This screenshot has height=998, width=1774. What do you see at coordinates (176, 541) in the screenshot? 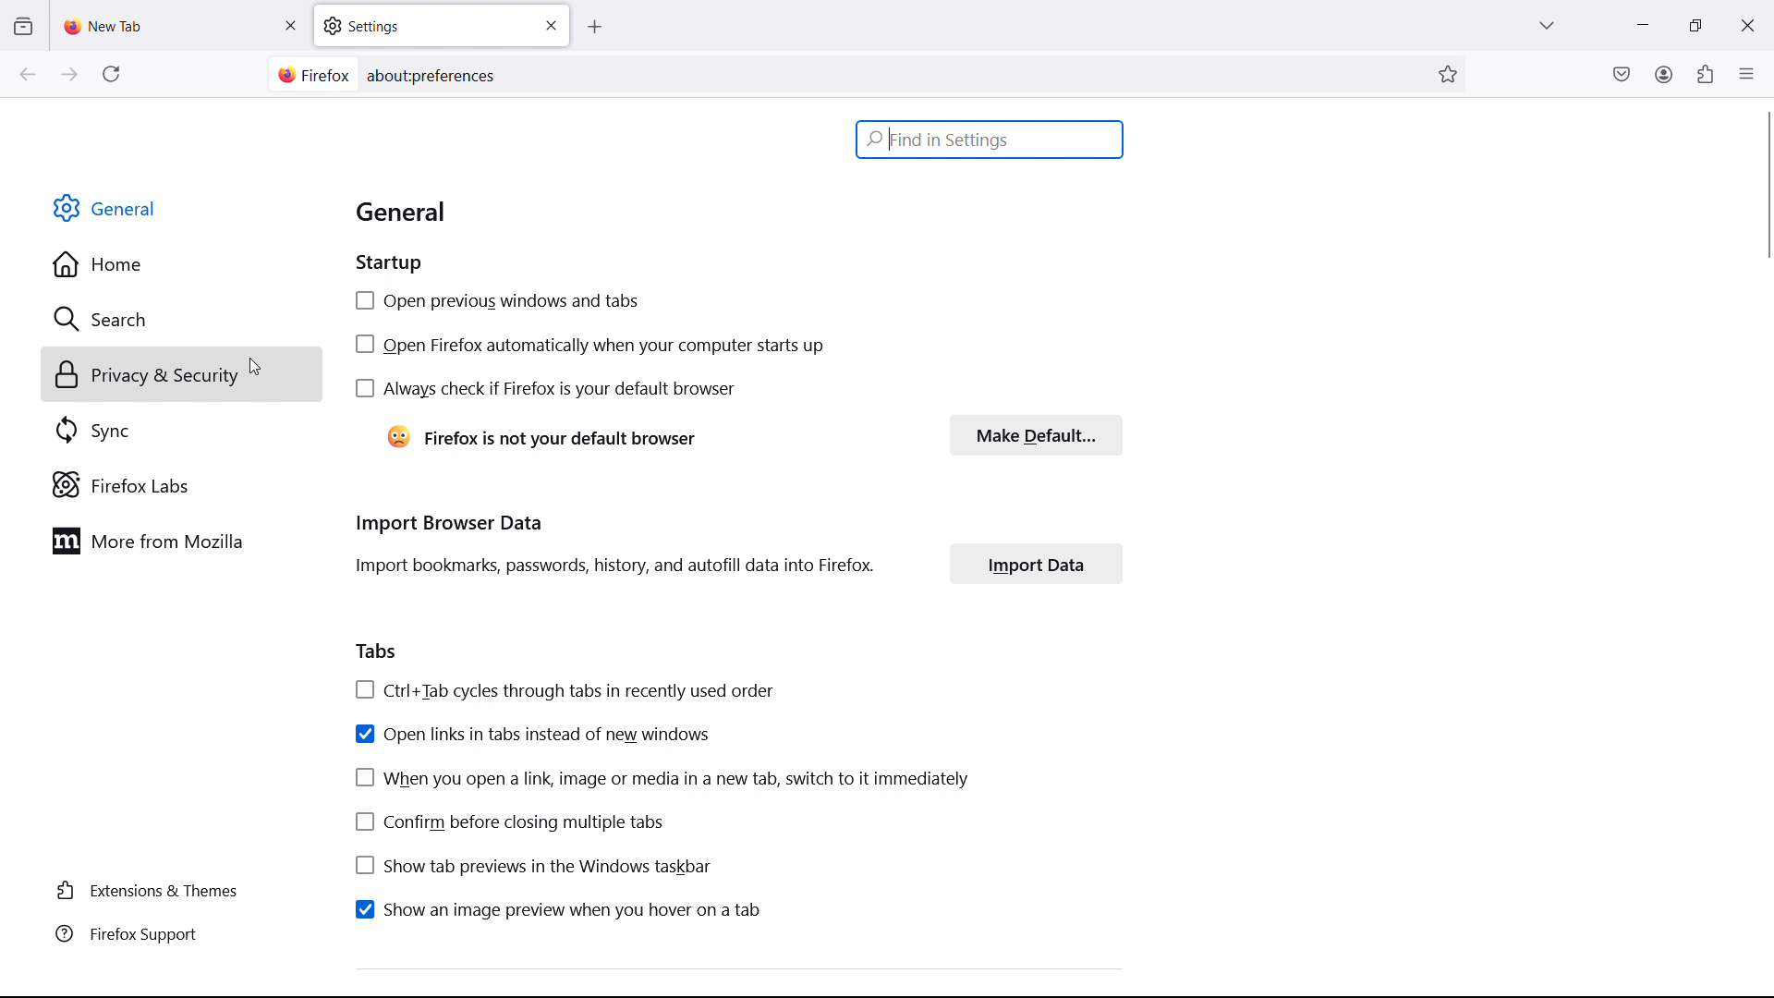
I see `more from mozilla` at bounding box center [176, 541].